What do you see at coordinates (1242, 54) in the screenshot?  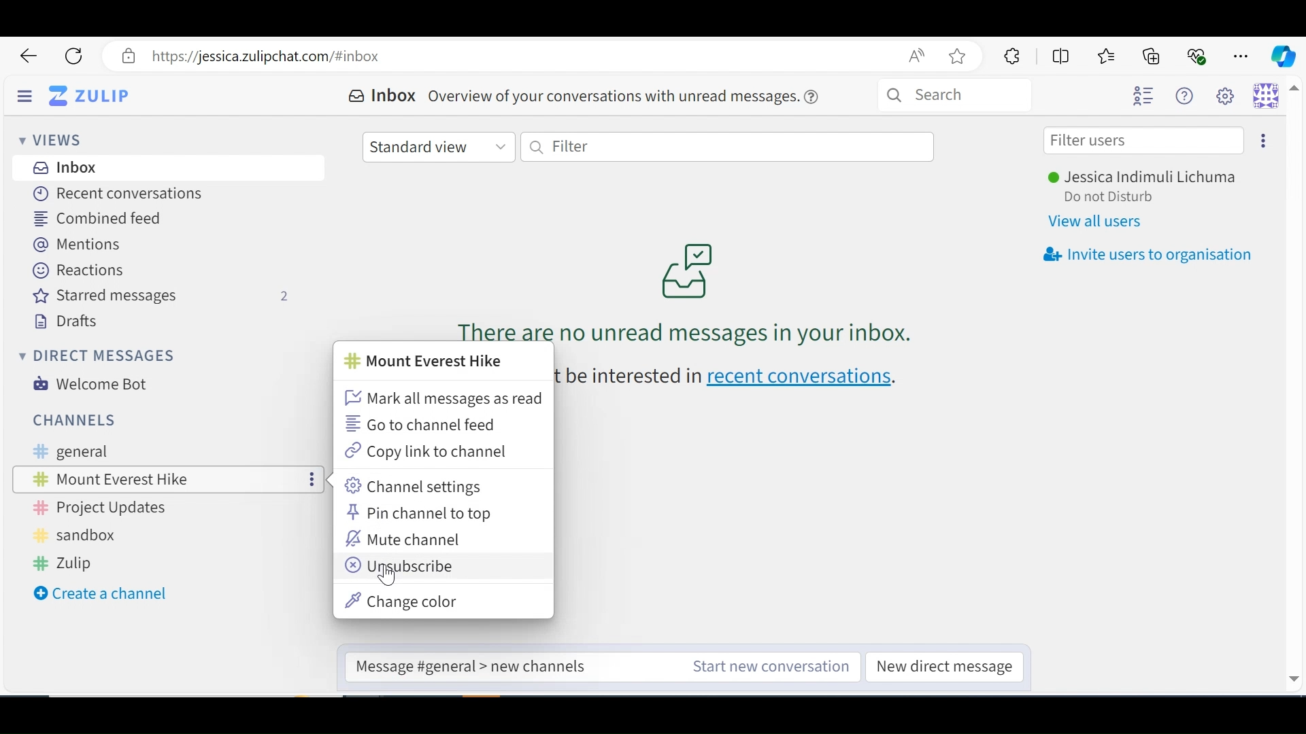 I see `Settings and more` at bounding box center [1242, 54].